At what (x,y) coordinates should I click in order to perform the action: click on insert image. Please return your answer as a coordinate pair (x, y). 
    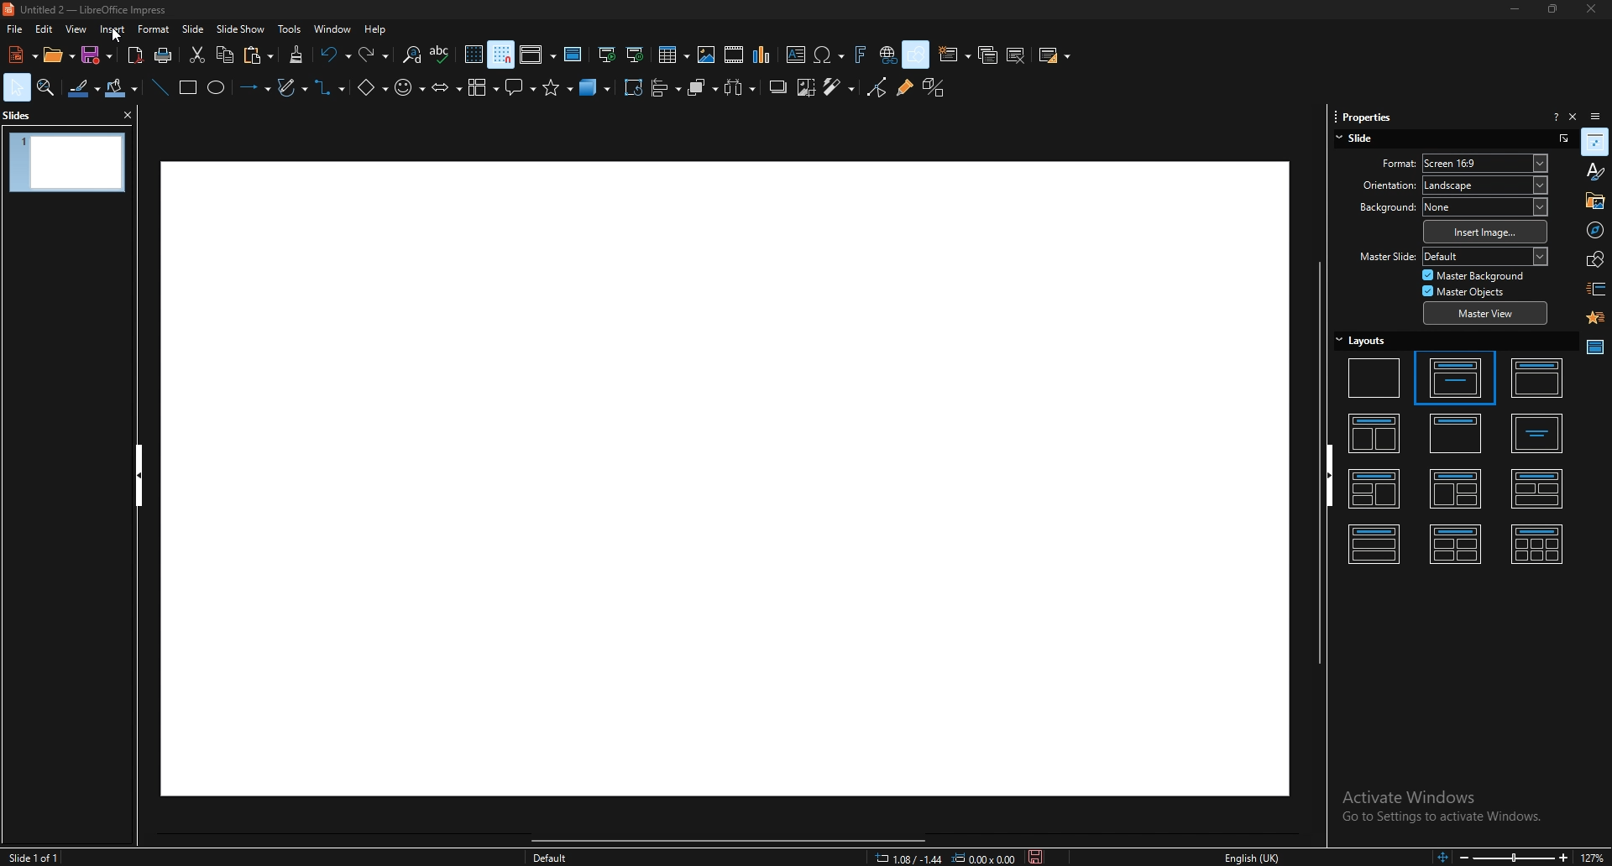
    Looking at the image, I should click on (1485, 232).